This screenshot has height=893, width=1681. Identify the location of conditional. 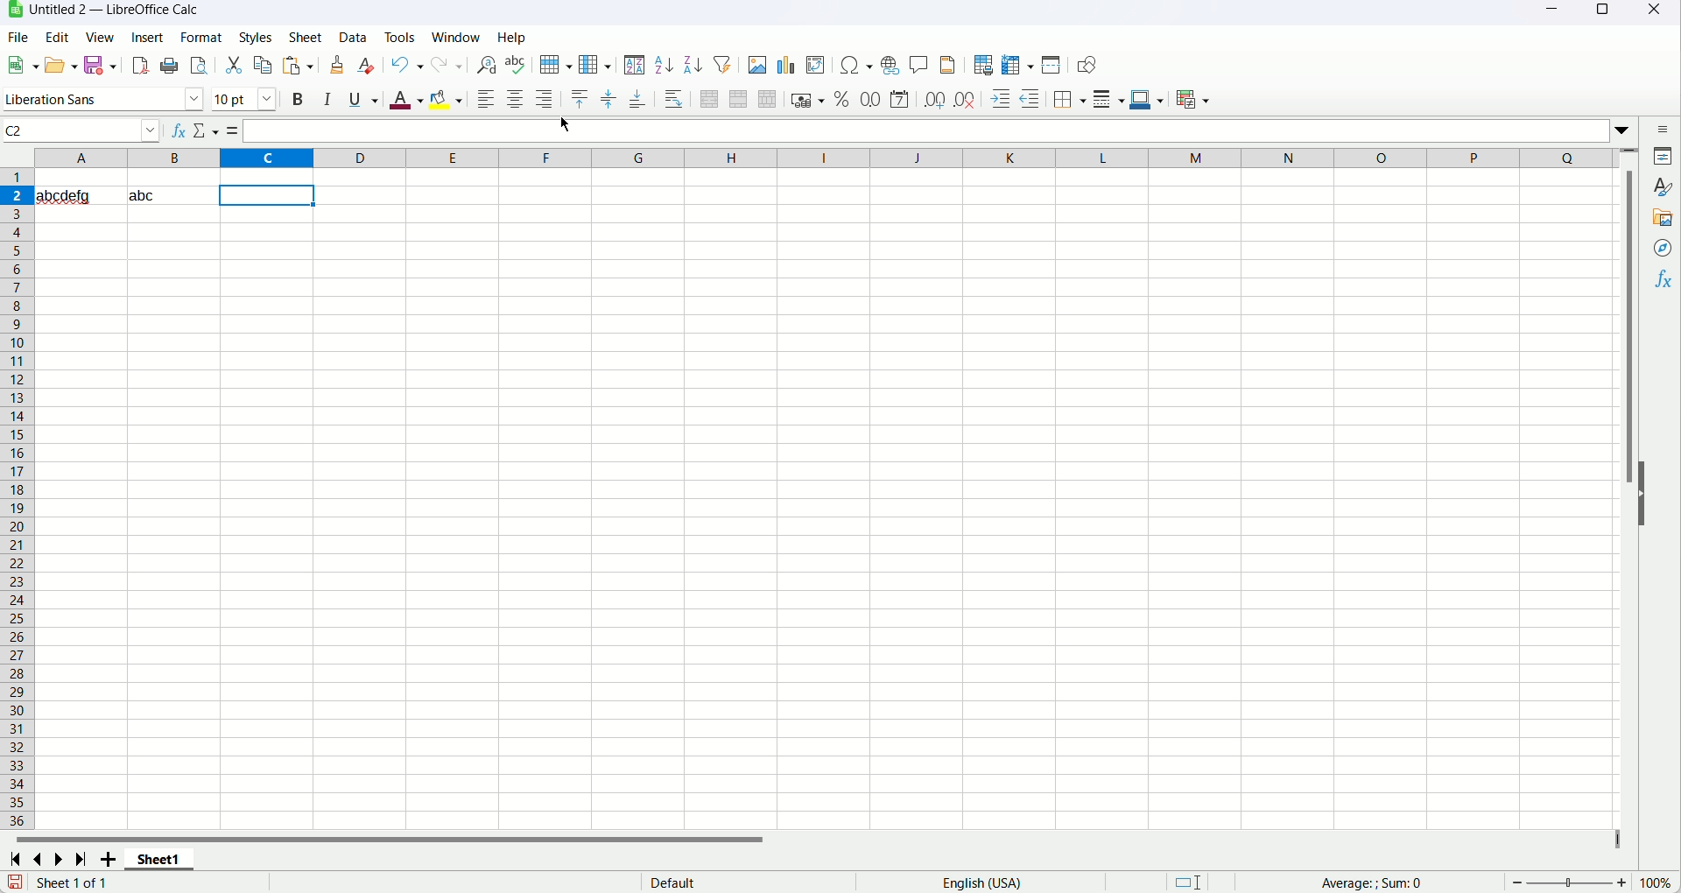
(1193, 101).